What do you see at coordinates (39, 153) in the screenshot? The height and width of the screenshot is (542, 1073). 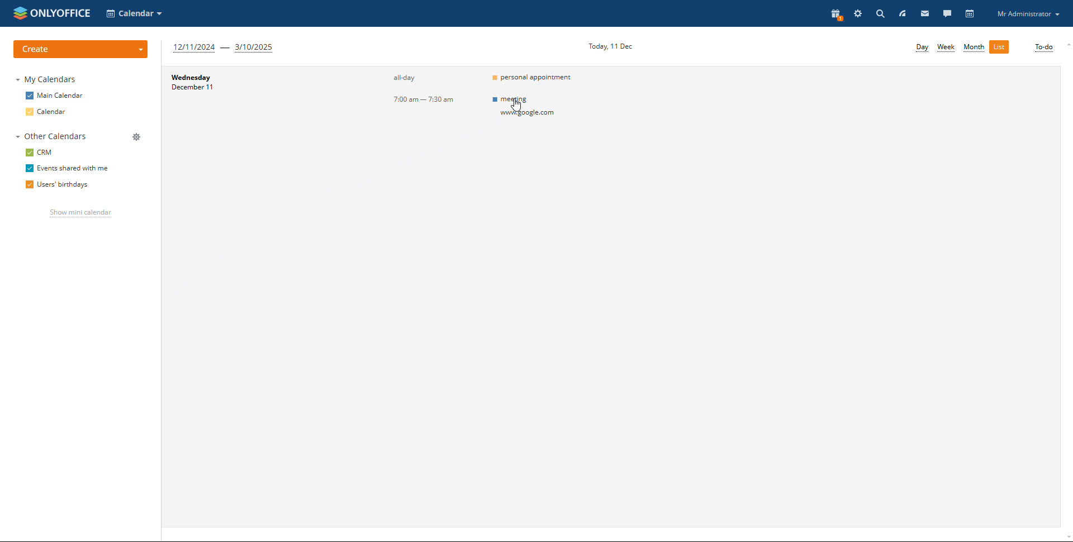 I see `crm` at bounding box center [39, 153].